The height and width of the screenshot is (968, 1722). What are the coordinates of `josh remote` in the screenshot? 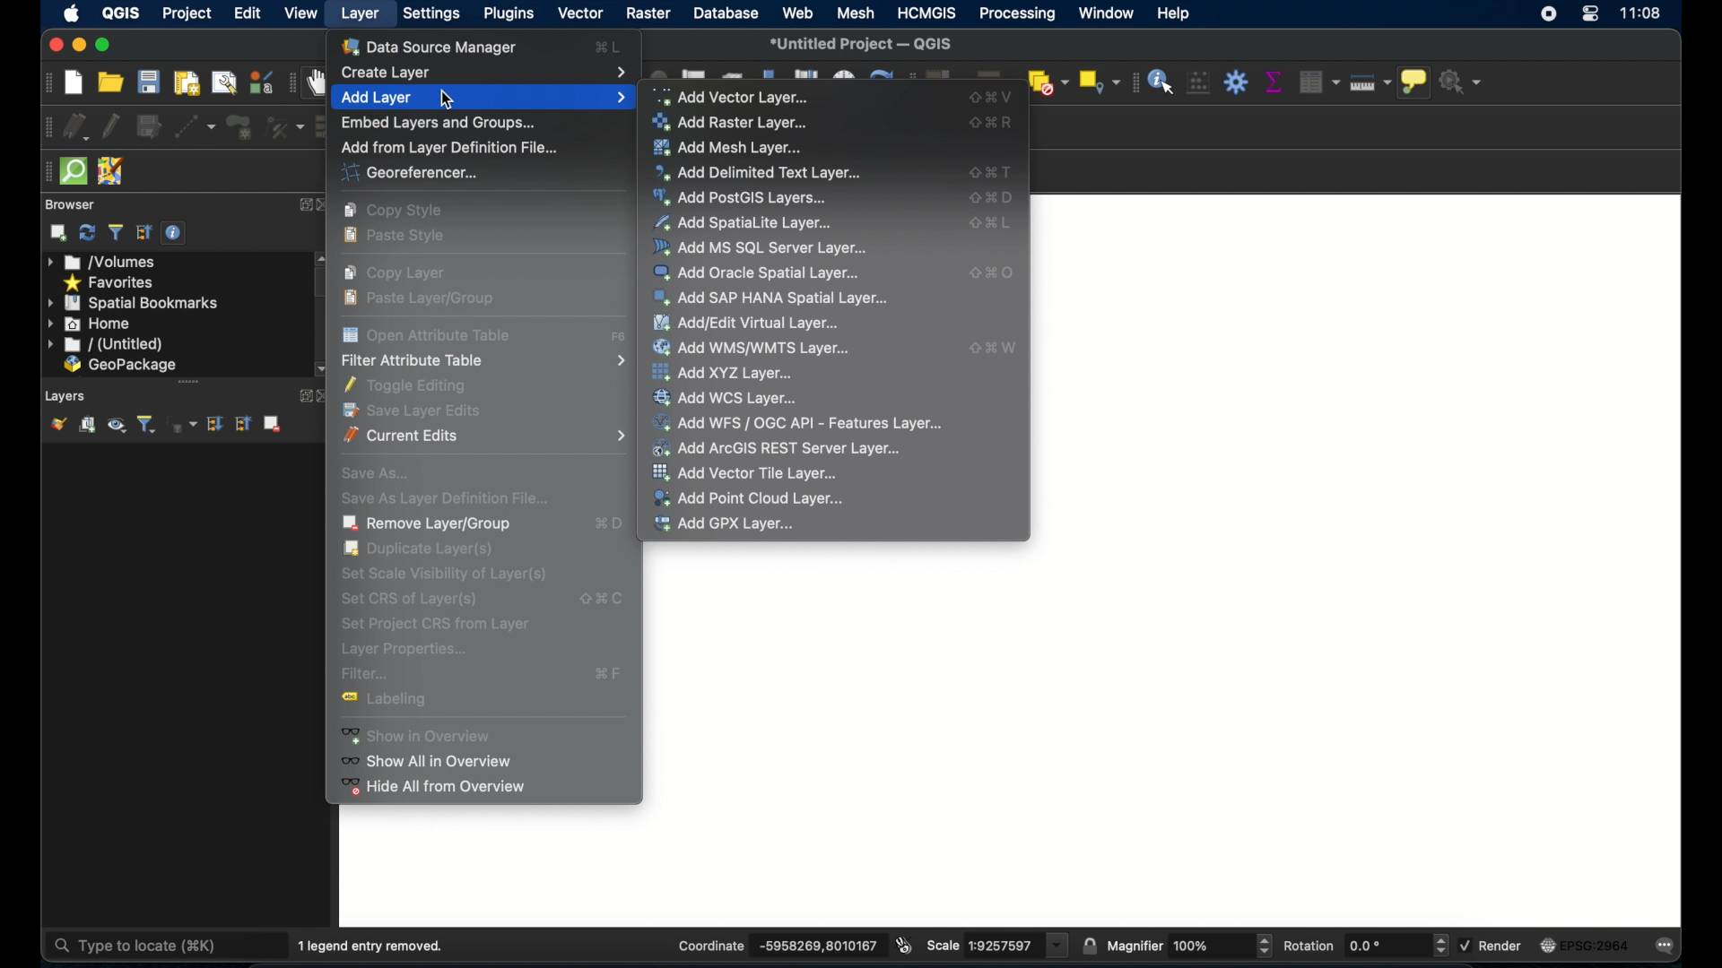 It's located at (110, 170).